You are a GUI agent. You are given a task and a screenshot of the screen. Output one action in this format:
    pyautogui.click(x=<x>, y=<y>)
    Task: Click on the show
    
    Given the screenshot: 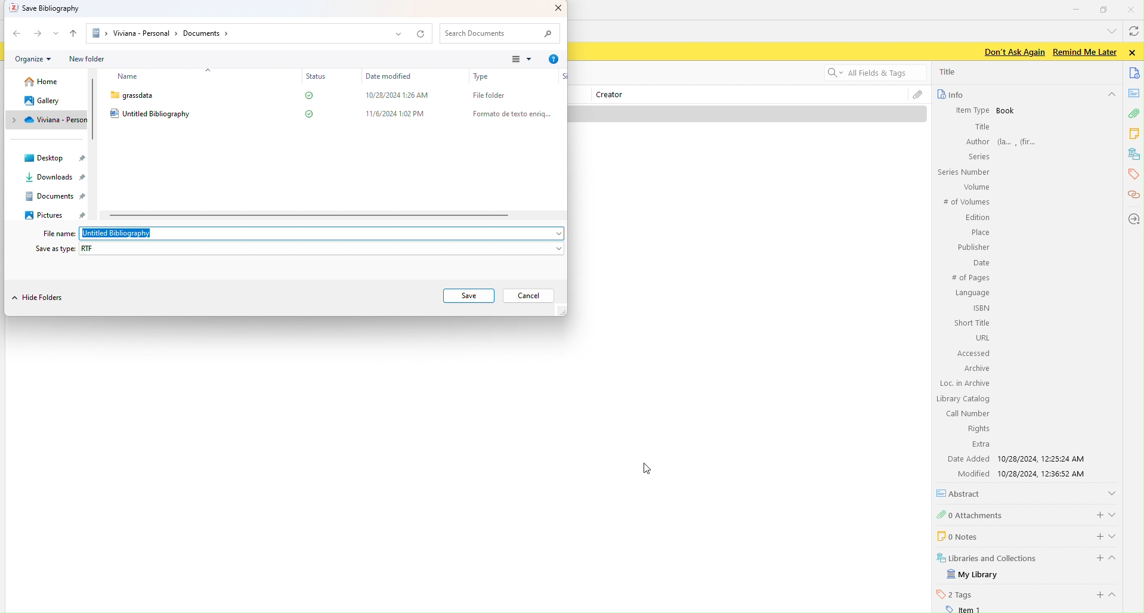 What is the action you would take?
    pyautogui.click(x=1112, y=492)
    